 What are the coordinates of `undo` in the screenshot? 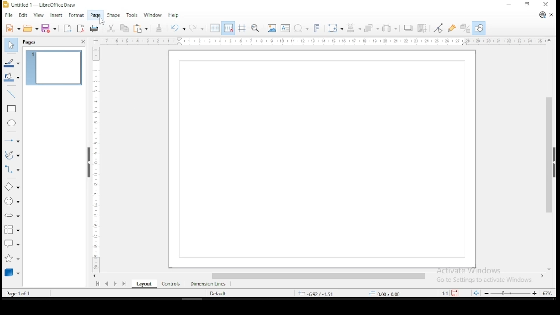 It's located at (178, 28).